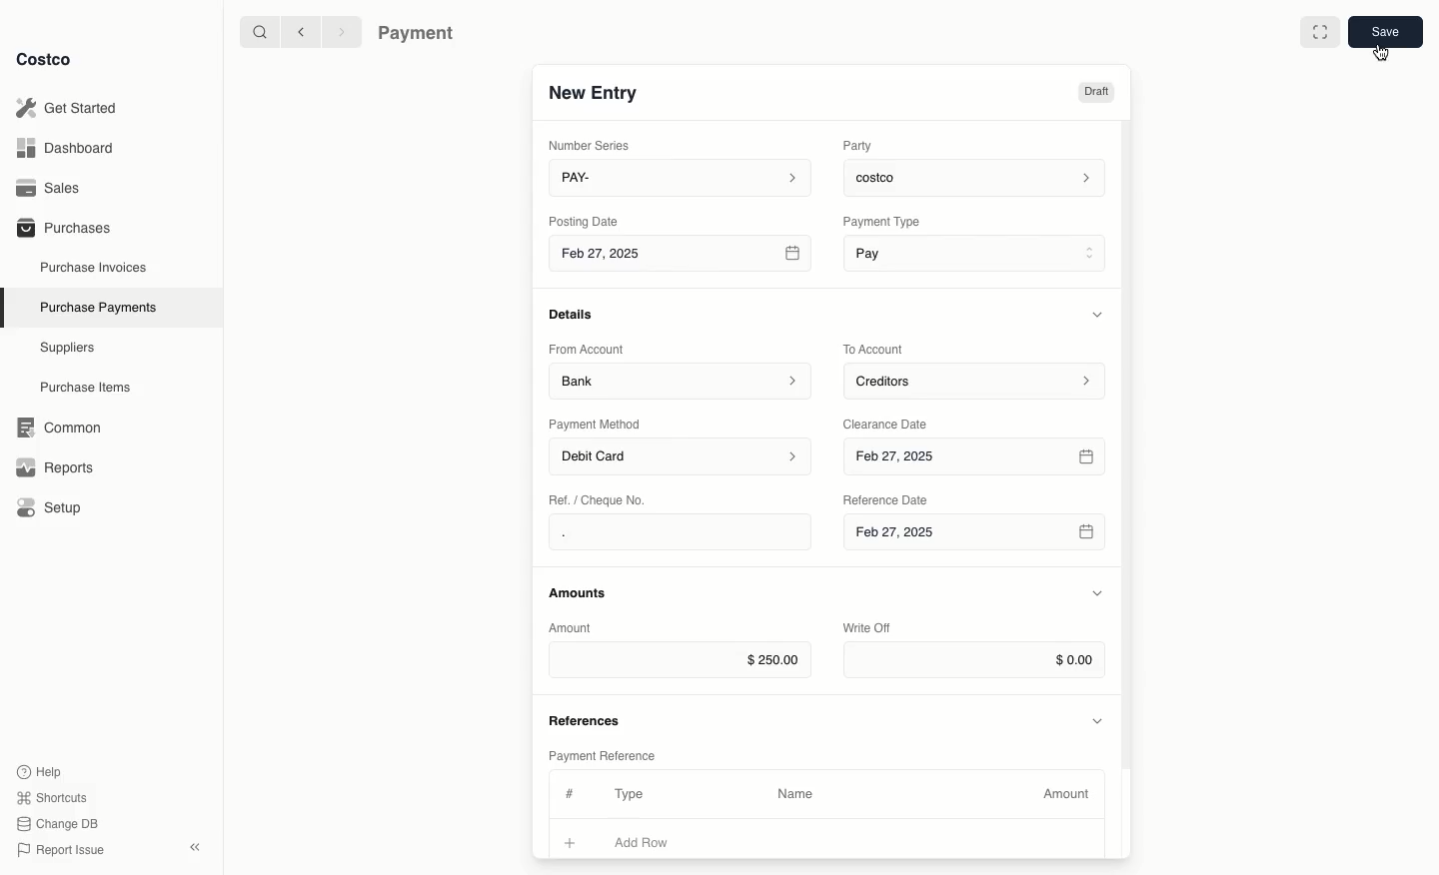  I want to click on Add, so click(571, 840).